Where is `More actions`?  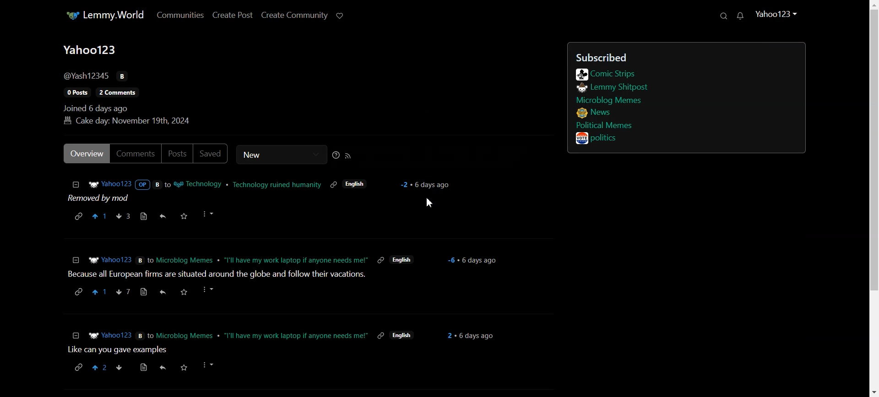 More actions is located at coordinates (208, 215).